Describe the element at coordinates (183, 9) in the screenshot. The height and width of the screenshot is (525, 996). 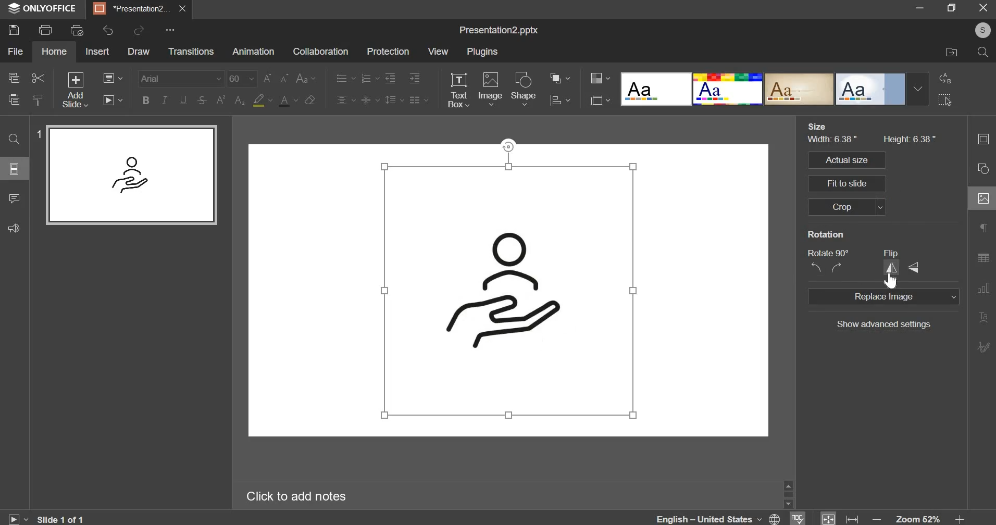
I see `close presentation` at that location.